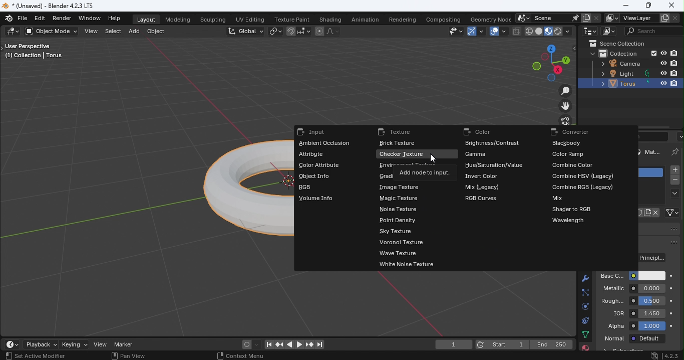 Image resolution: width=684 pixels, height=360 pixels. What do you see at coordinates (314, 199) in the screenshot?
I see `Volume info` at bounding box center [314, 199].